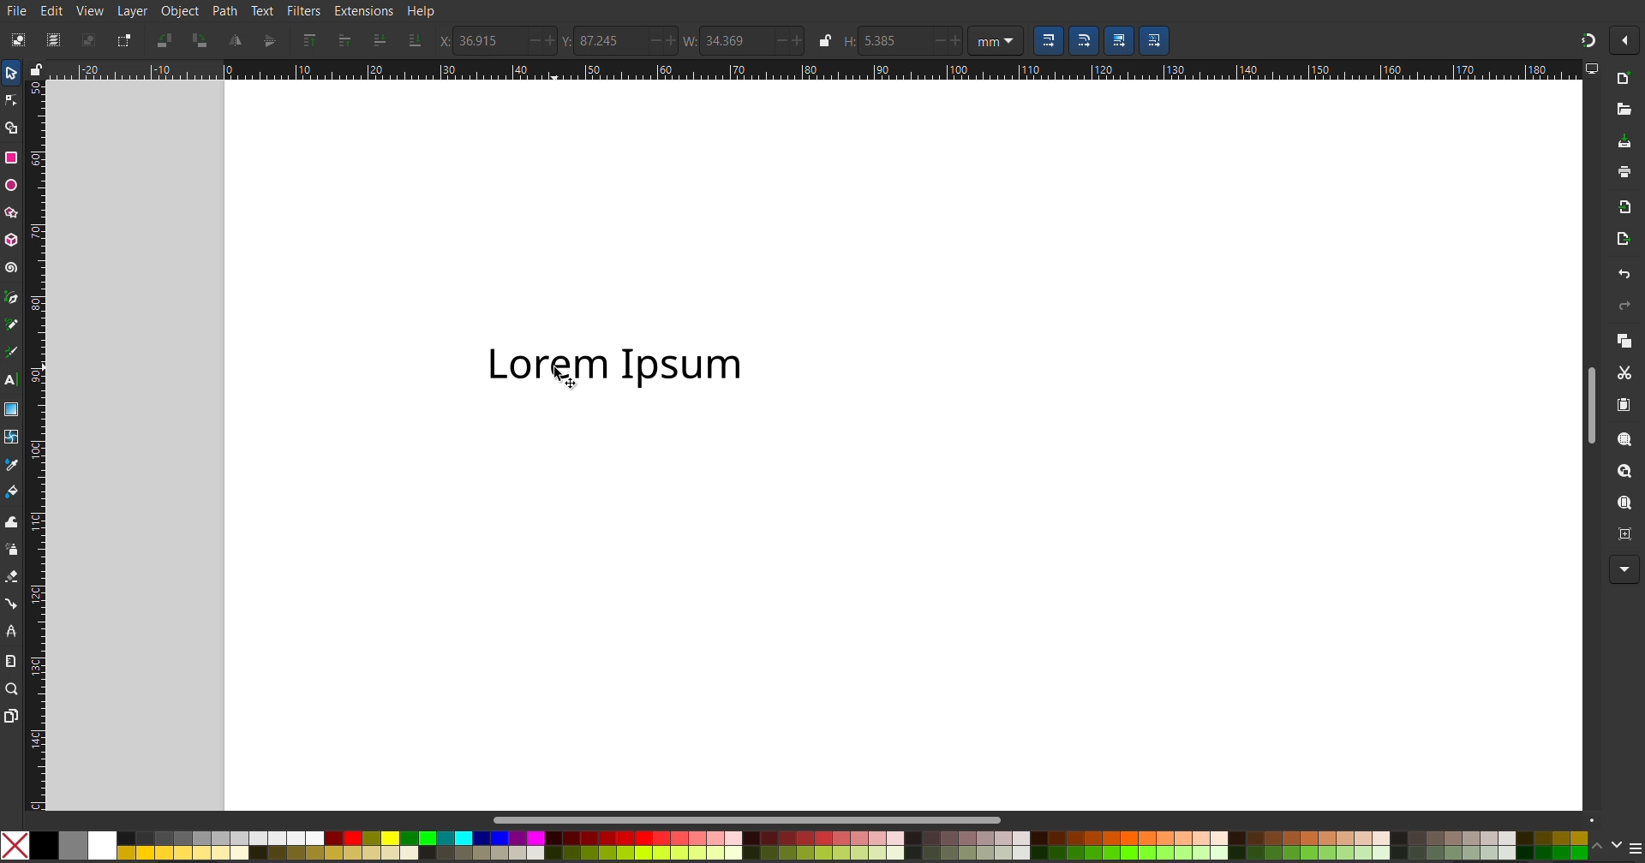 The image size is (1645, 863). Describe the element at coordinates (11, 157) in the screenshot. I see `Rectangle` at that location.